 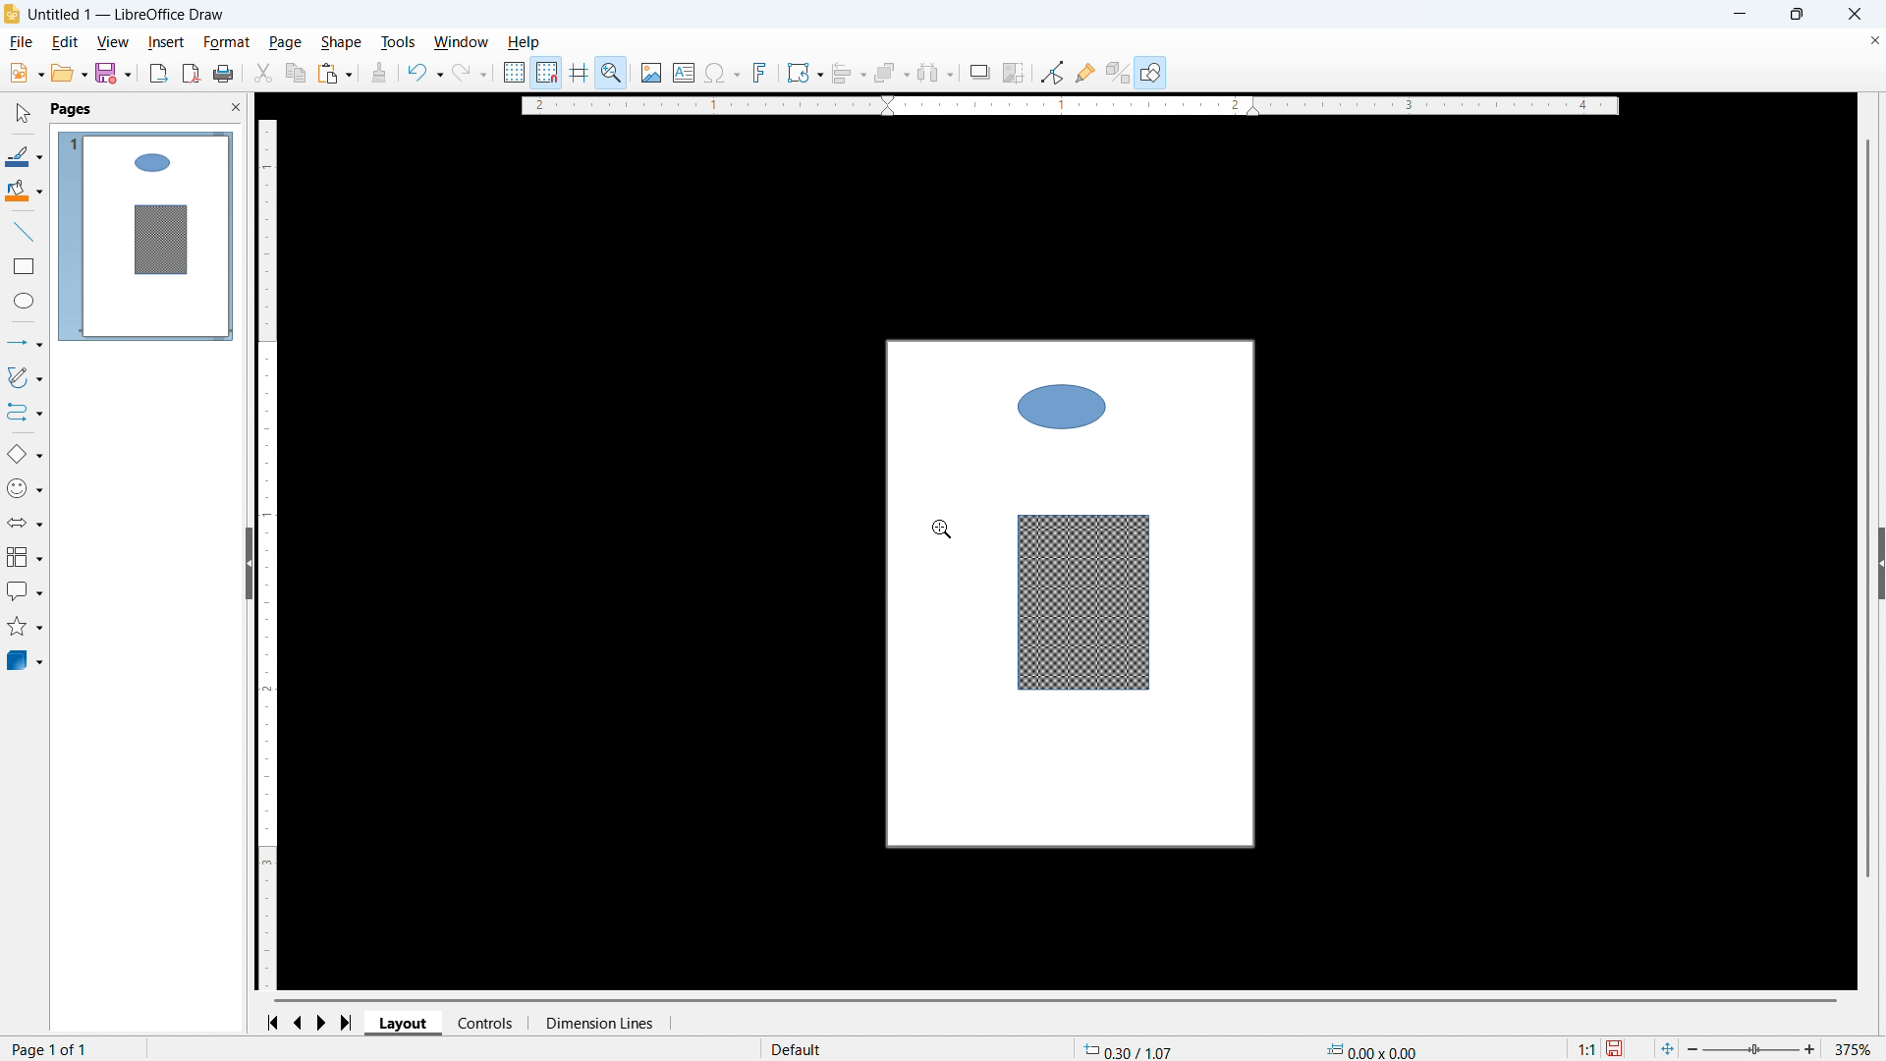 I want to click on Shadow , so click(x=979, y=72).